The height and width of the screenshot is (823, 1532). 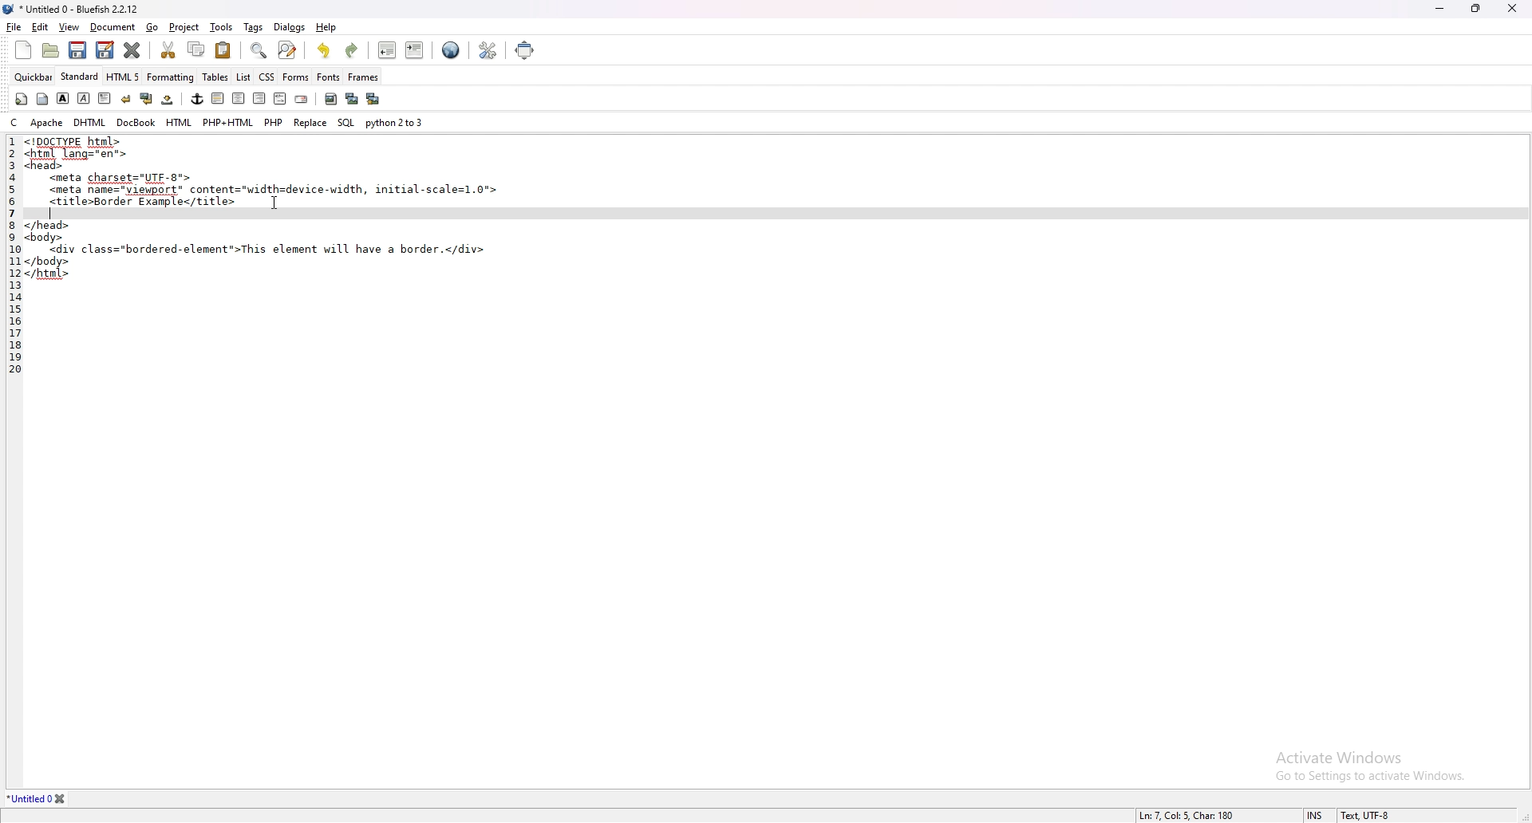 I want to click on multi thumbnail, so click(x=375, y=98).